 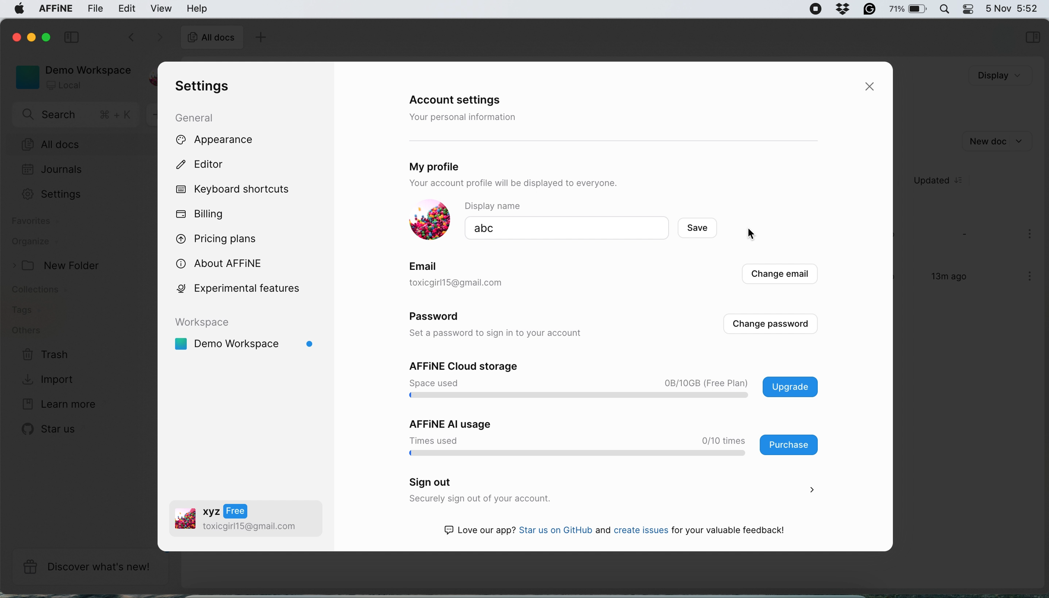 I want to click on affine, so click(x=54, y=10).